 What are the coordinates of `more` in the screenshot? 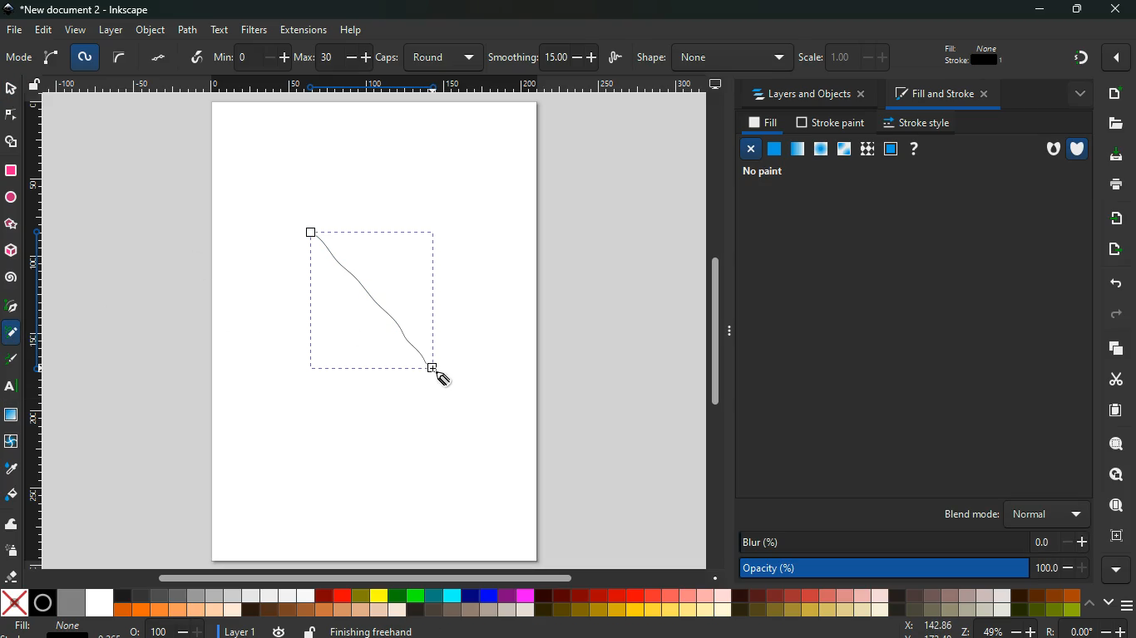 It's located at (1081, 96).